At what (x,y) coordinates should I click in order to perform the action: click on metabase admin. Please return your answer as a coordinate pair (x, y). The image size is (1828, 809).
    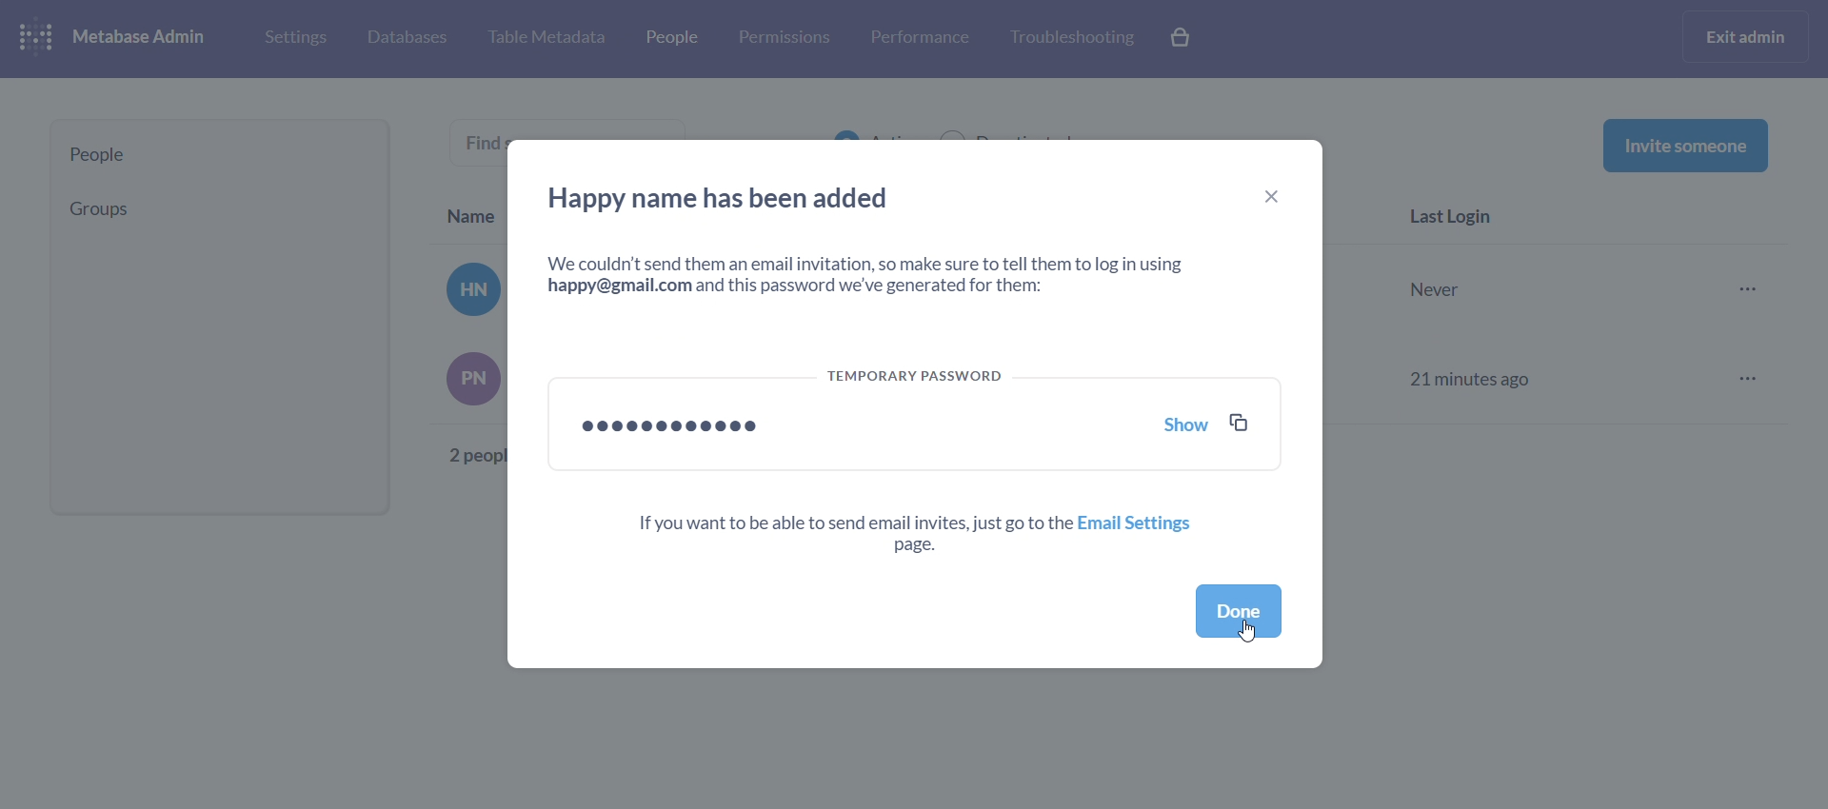
    Looking at the image, I should click on (147, 38).